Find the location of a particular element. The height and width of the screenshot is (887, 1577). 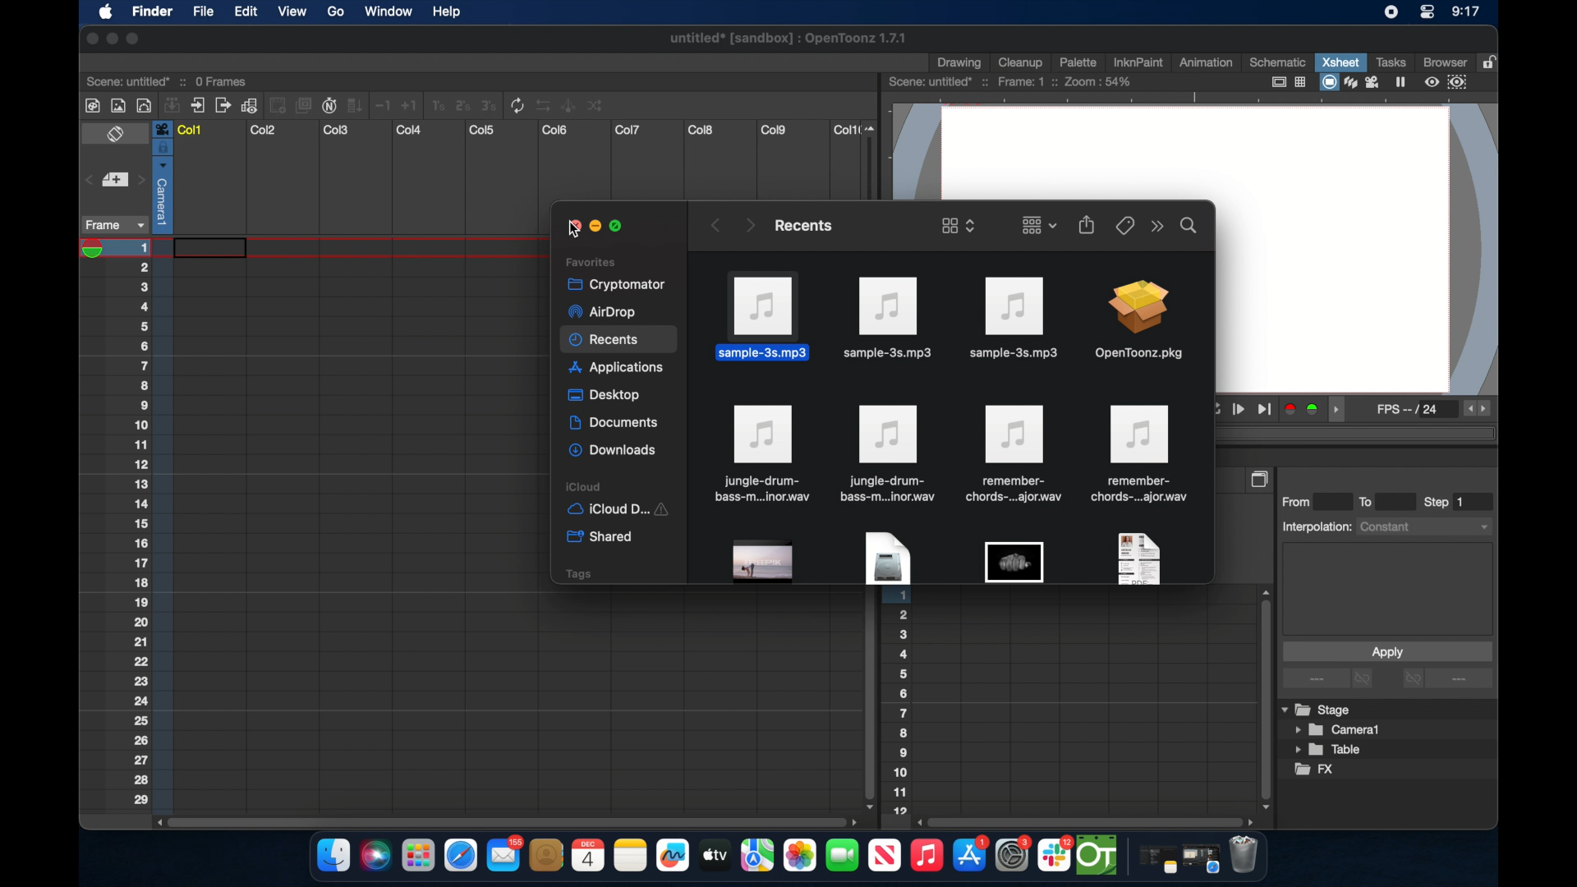

safari is located at coordinates (1202, 859).